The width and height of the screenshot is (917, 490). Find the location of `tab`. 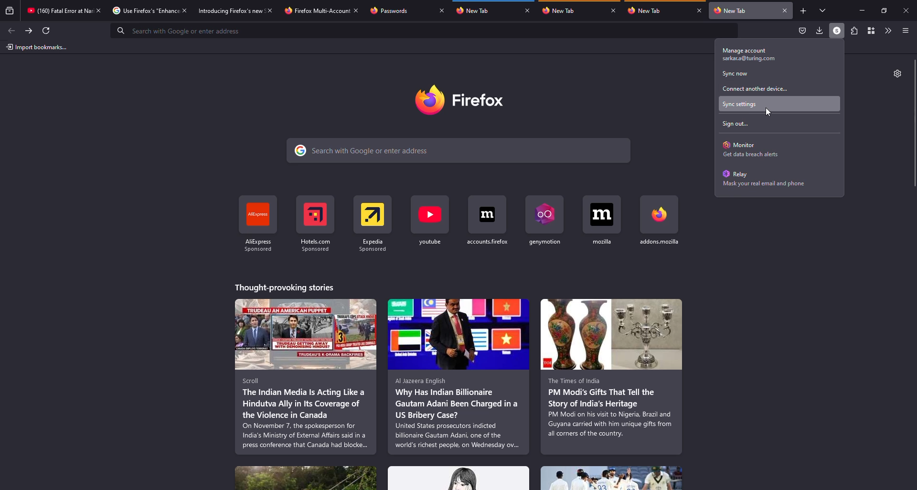

tab is located at coordinates (731, 10).